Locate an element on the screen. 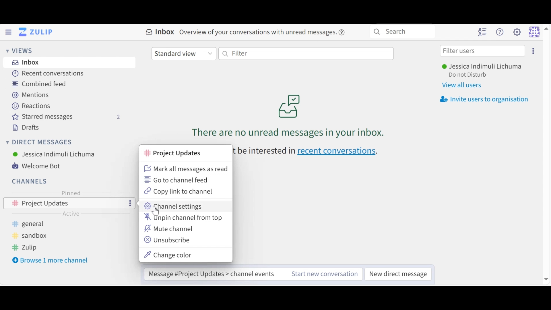 Image resolution: width=551 pixels, height=310 pixels. Reactions is located at coordinates (32, 106).